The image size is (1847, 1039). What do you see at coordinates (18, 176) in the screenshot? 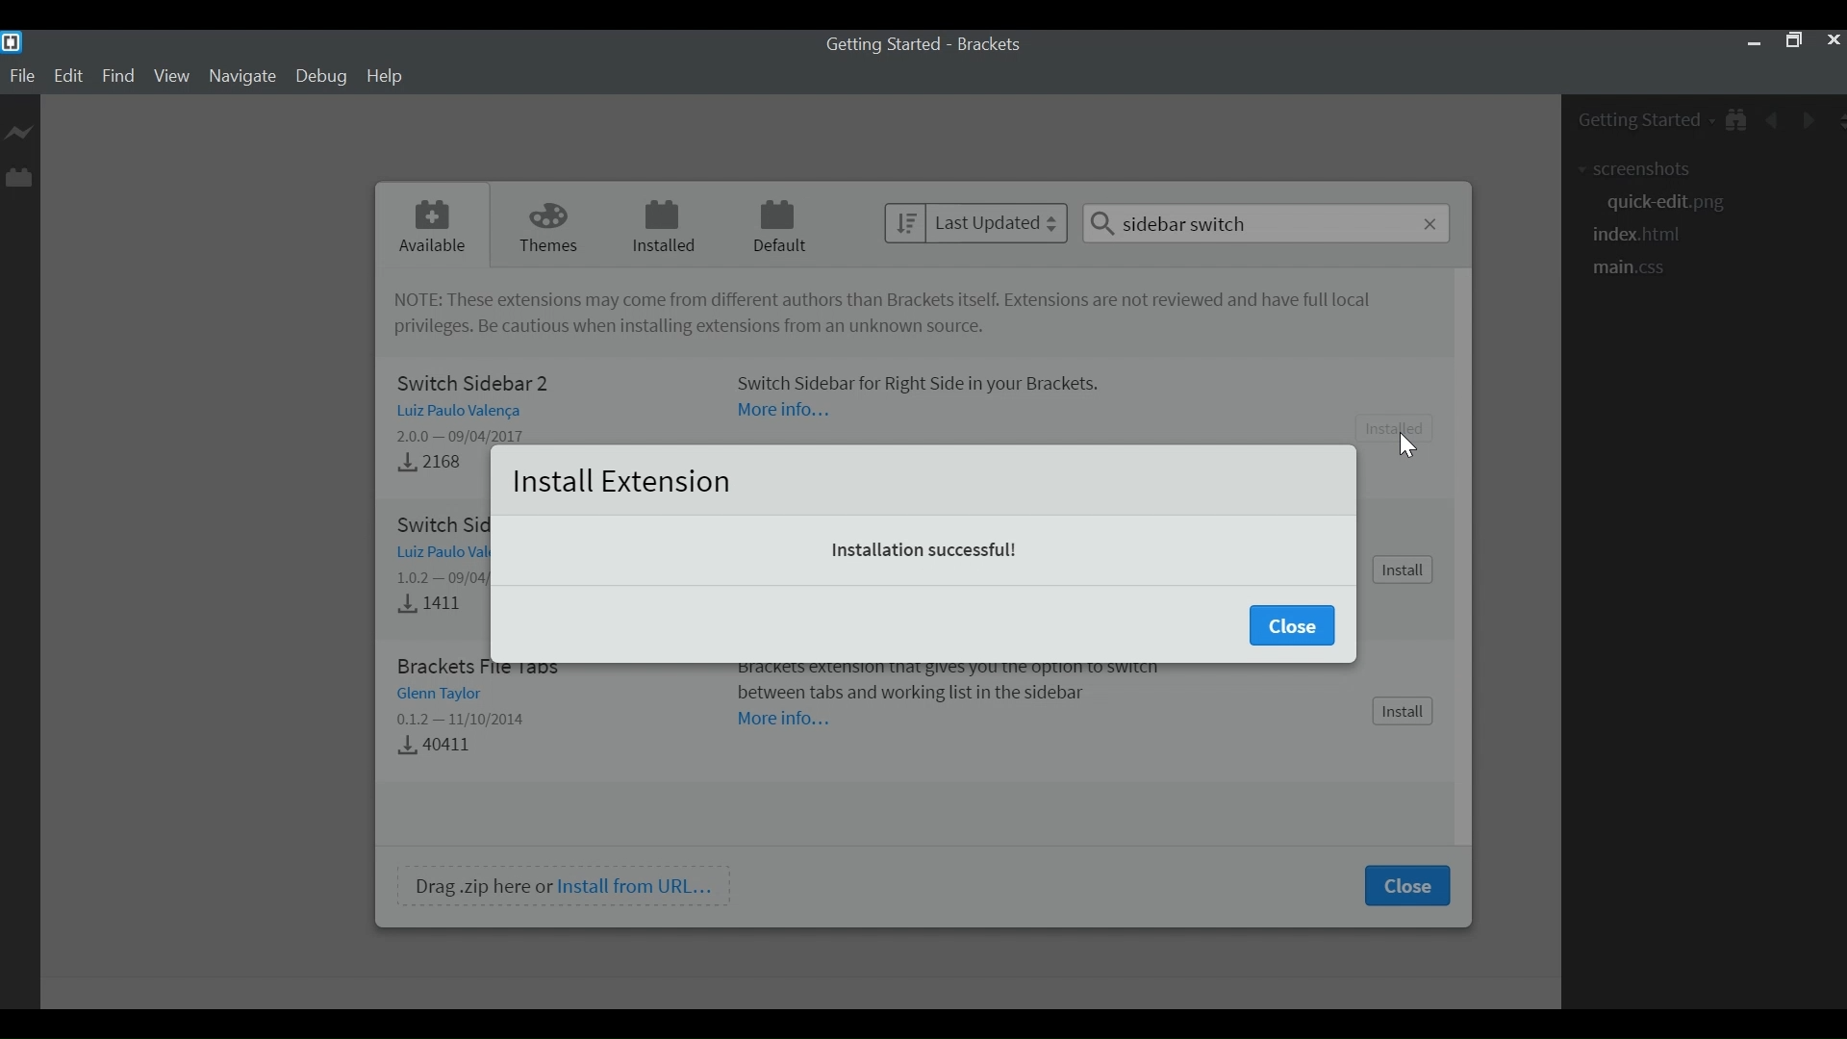
I see `Manager Extension` at bounding box center [18, 176].